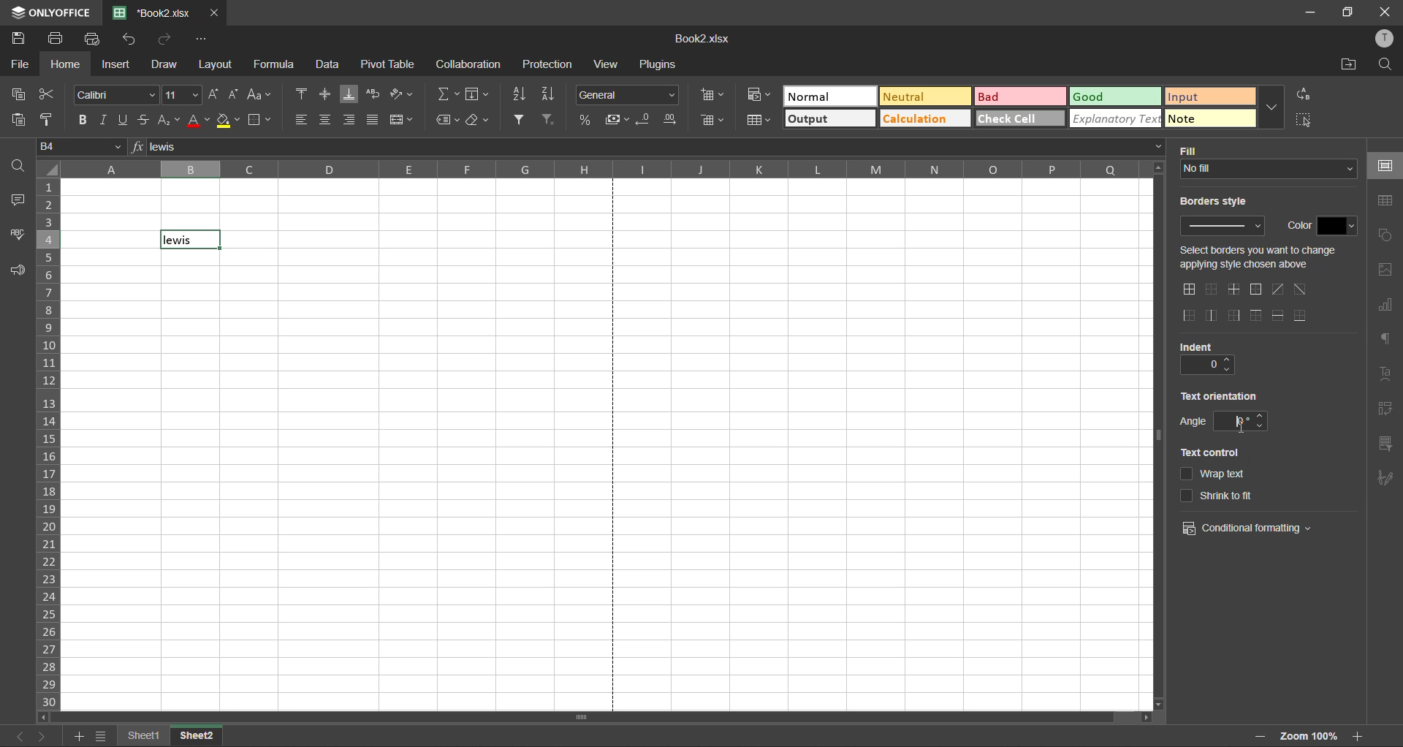 The height and width of the screenshot is (747, 1403). Describe the element at coordinates (1191, 423) in the screenshot. I see `angle` at that location.